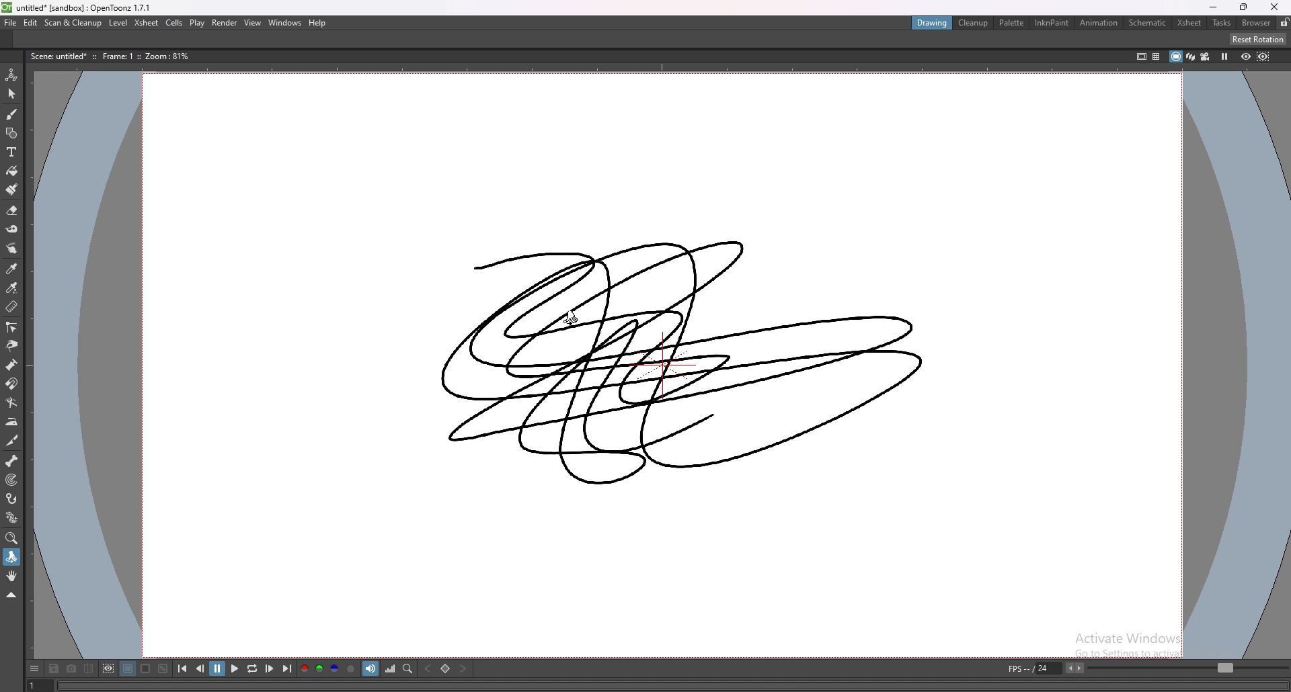 The image size is (1291, 692). Describe the element at coordinates (34, 669) in the screenshot. I see `options` at that location.